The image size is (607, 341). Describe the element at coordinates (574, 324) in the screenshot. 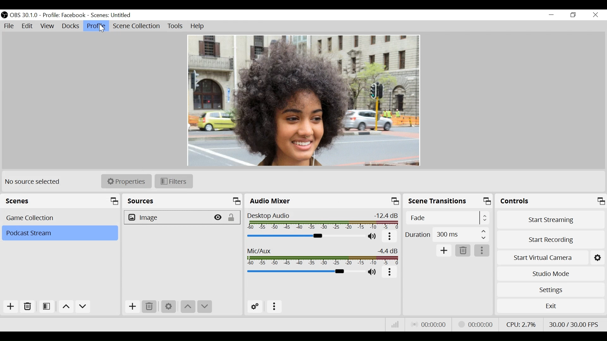

I see `Frame Per Second` at that location.